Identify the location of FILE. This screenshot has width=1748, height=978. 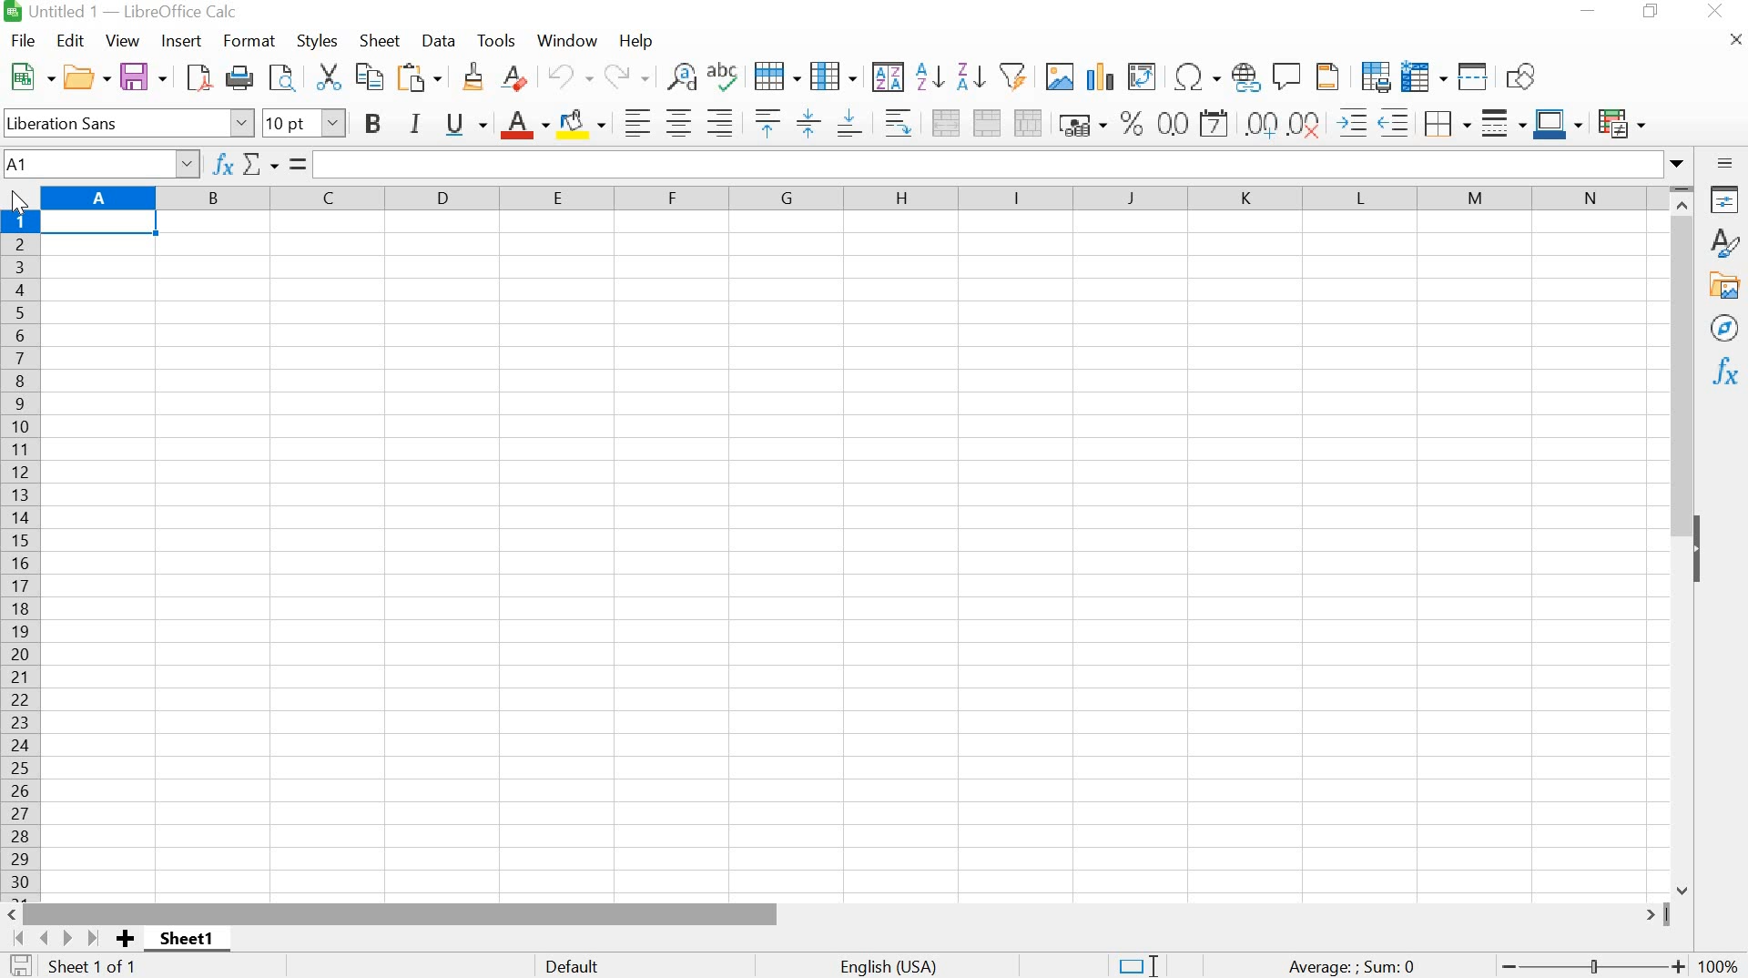
(22, 42).